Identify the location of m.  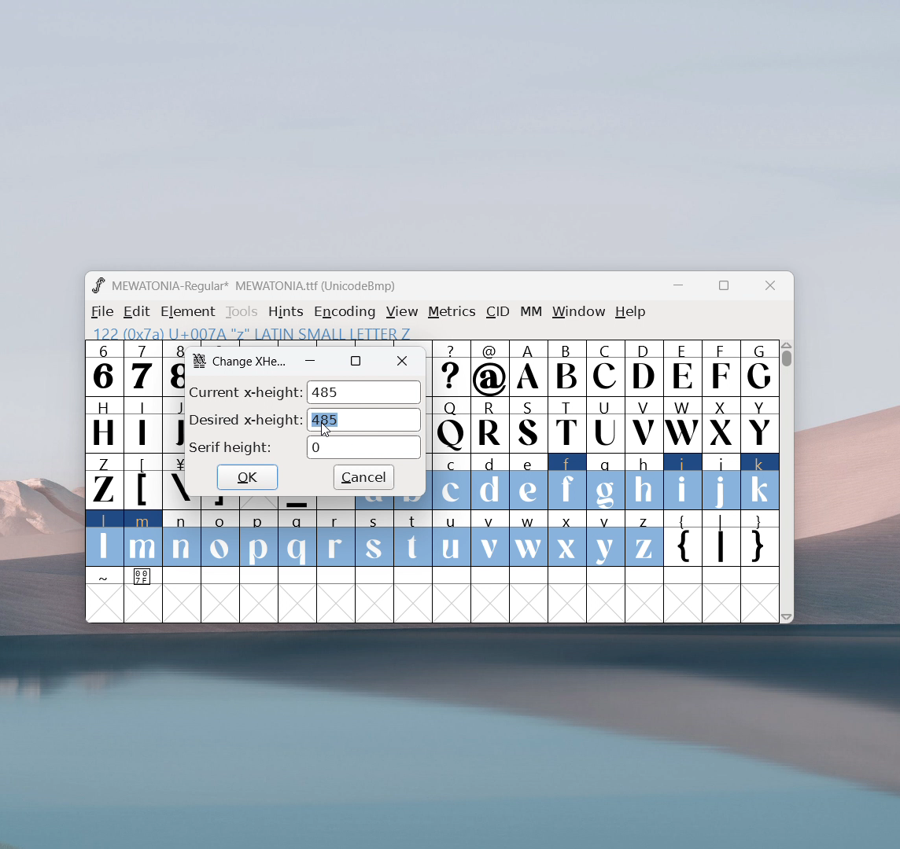
(143, 538).